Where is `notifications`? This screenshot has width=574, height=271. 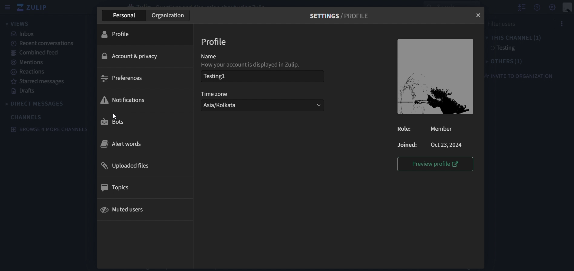 notifications is located at coordinates (123, 99).